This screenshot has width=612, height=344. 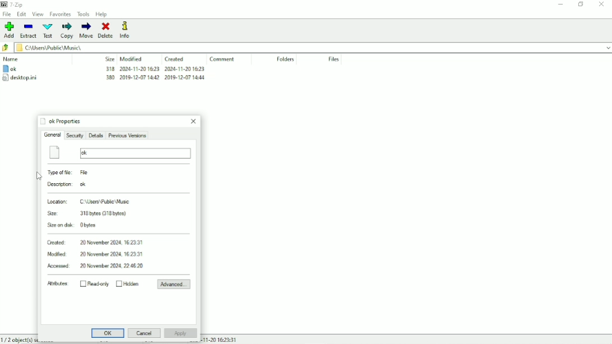 What do you see at coordinates (286, 59) in the screenshot?
I see `Folders` at bounding box center [286, 59].